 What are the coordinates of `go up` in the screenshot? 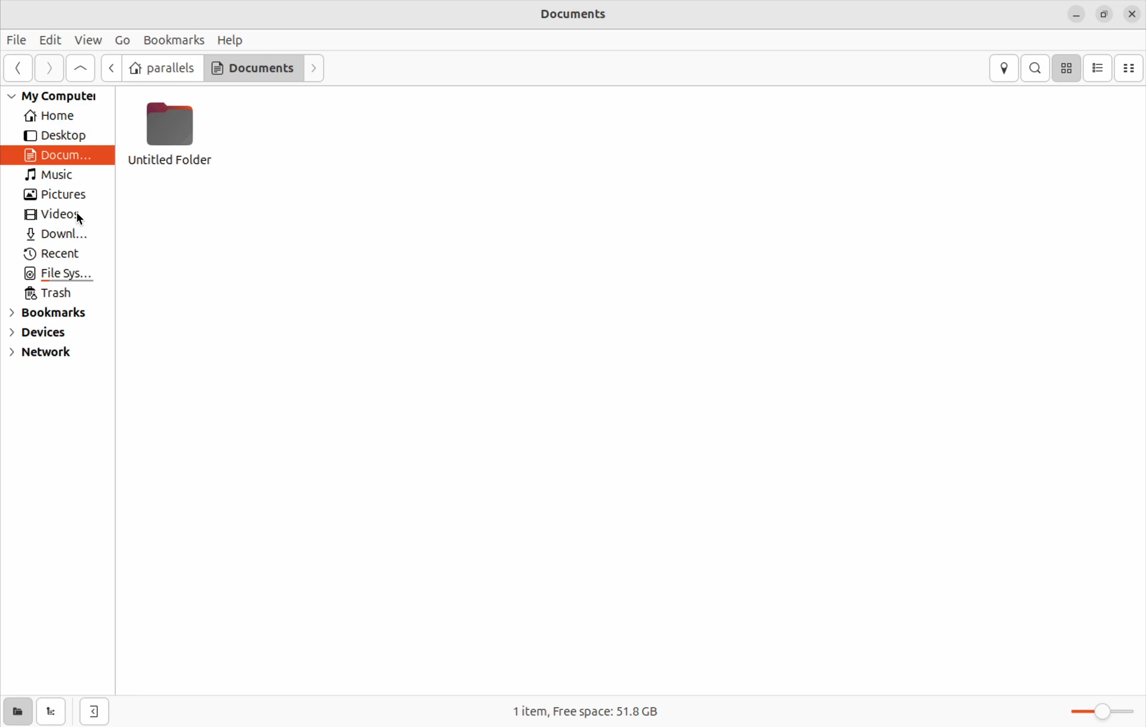 It's located at (79, 70).